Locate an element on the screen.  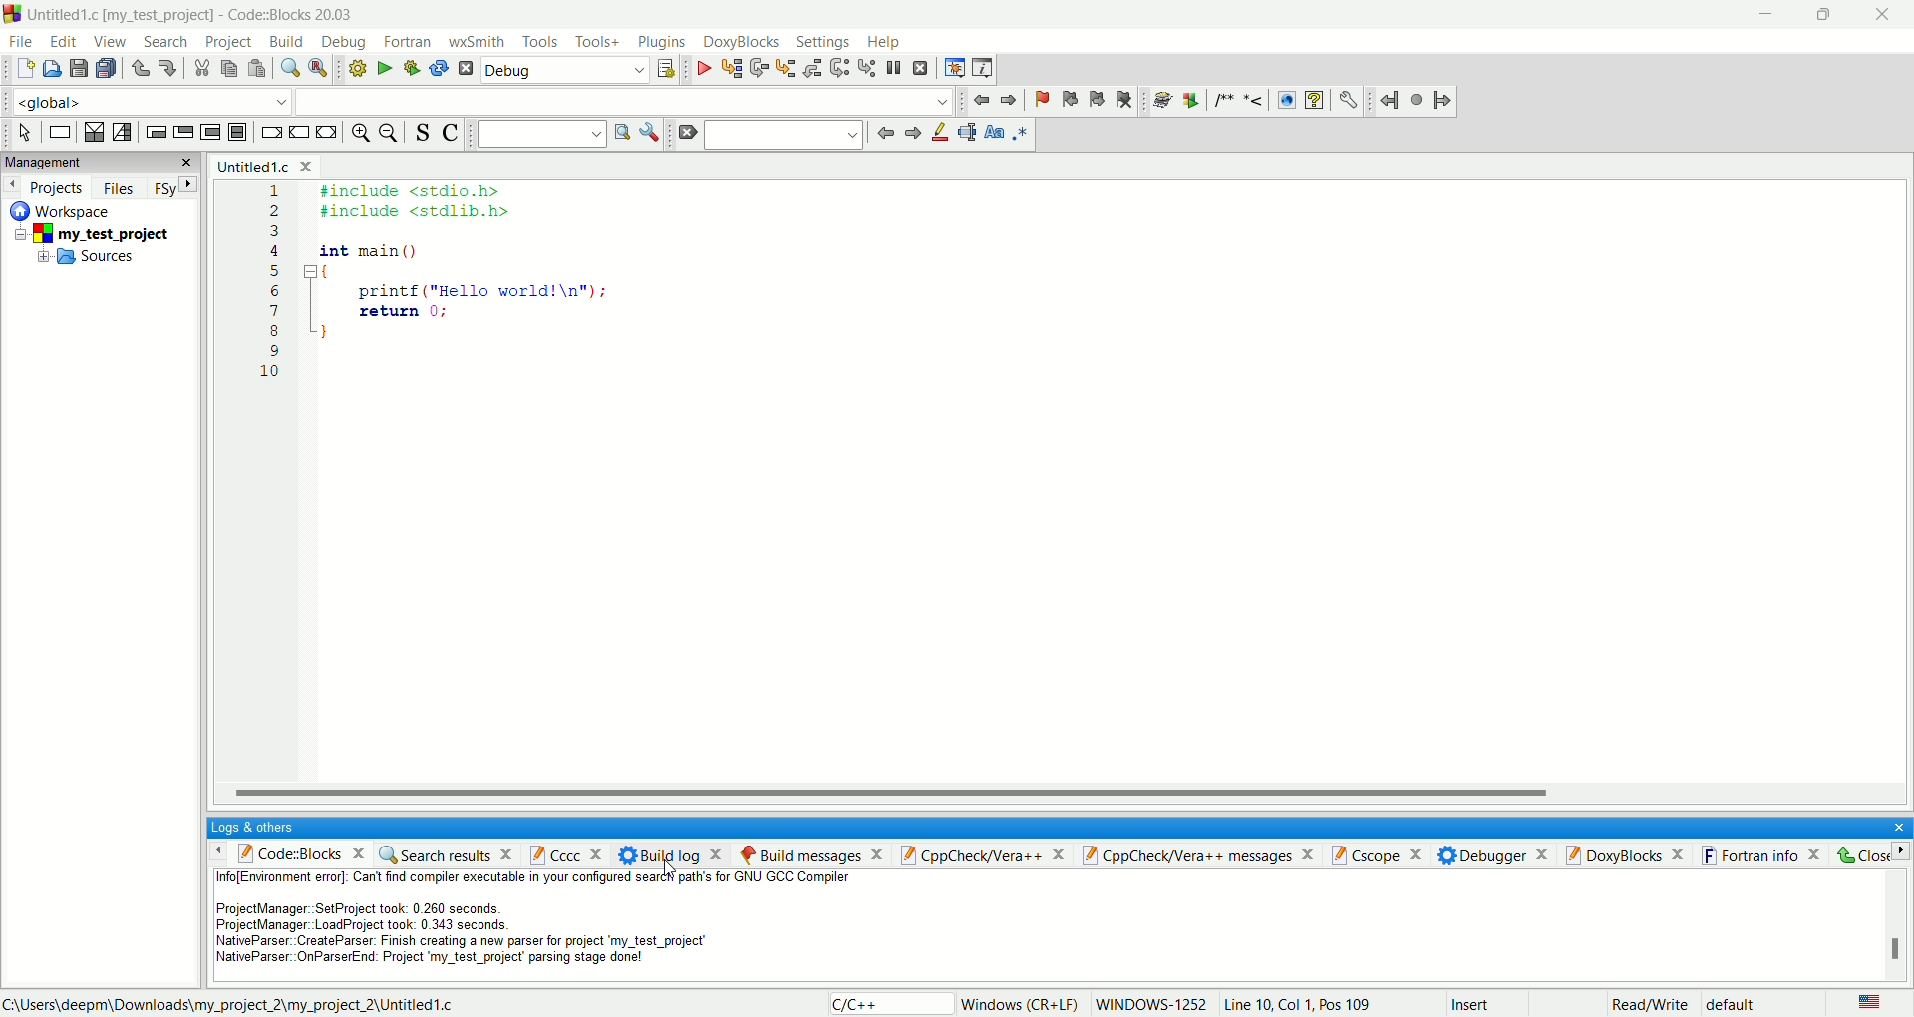
toggle sources is located at coordinates (424, 133).